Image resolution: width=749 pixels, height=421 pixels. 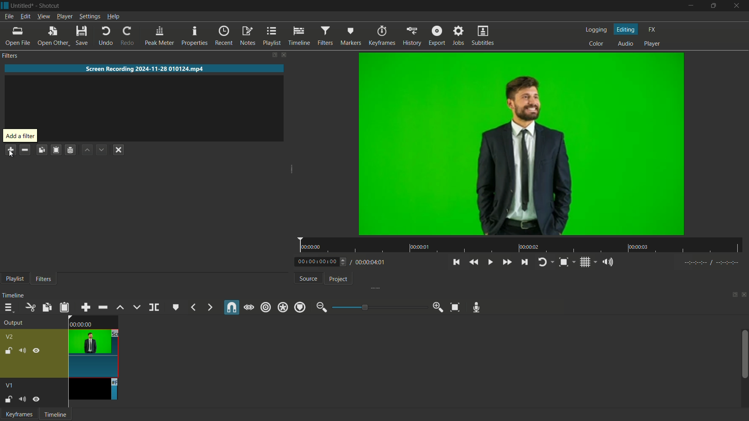 I want to click on create or edit marker, so click(x=175, y=308).